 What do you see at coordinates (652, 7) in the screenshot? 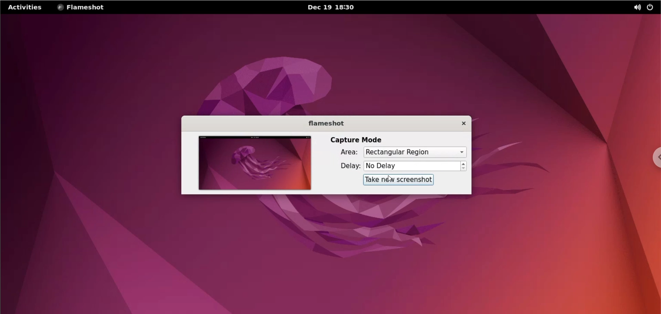
I see `power on/off settings` at bounding box center [652, 7].